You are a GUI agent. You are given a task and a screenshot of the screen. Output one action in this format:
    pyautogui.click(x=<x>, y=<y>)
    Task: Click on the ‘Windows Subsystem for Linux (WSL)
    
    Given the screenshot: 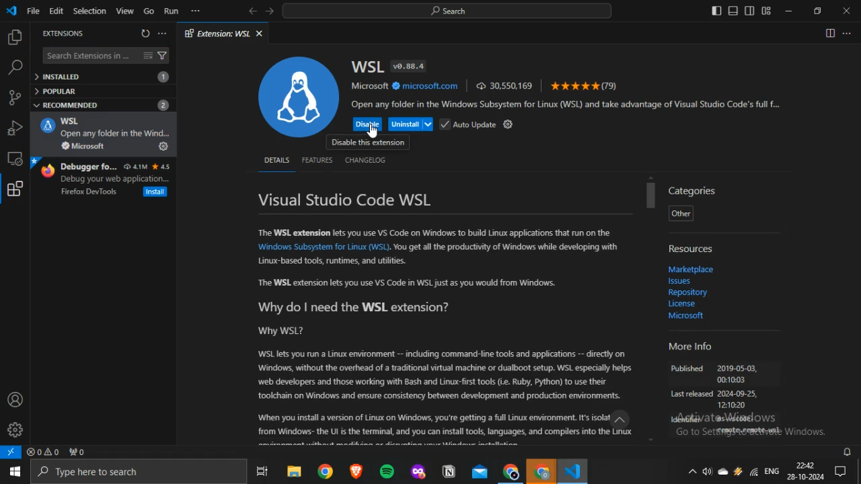 What is the action you would take?
    pyautogui.click(x=322, y=247)
    